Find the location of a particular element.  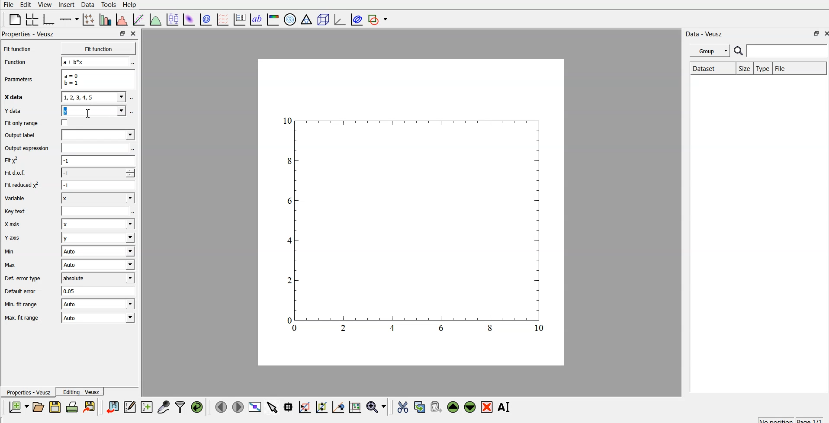

1,2,3,4,5 is located at coordinates (94, 97).